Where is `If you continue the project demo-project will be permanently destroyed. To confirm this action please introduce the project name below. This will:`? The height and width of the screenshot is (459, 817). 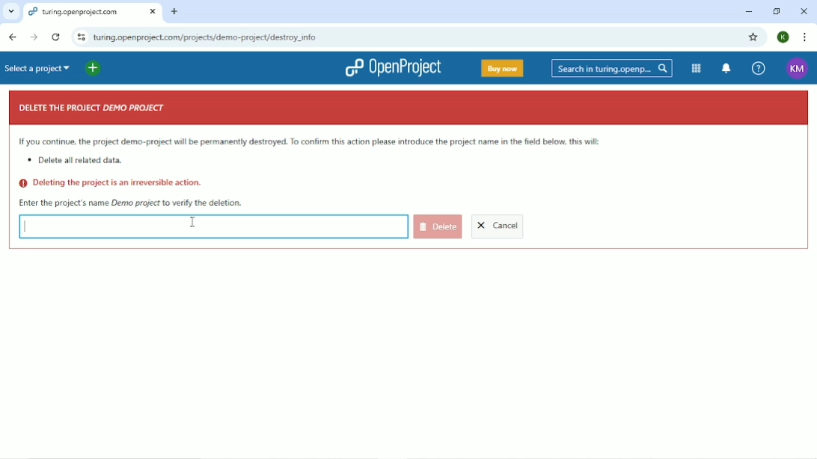
If you continue the project demo-project will be permanently destroyed. To confirm this action please introduce the project name below. This will: is located at coordinates (311, 142).